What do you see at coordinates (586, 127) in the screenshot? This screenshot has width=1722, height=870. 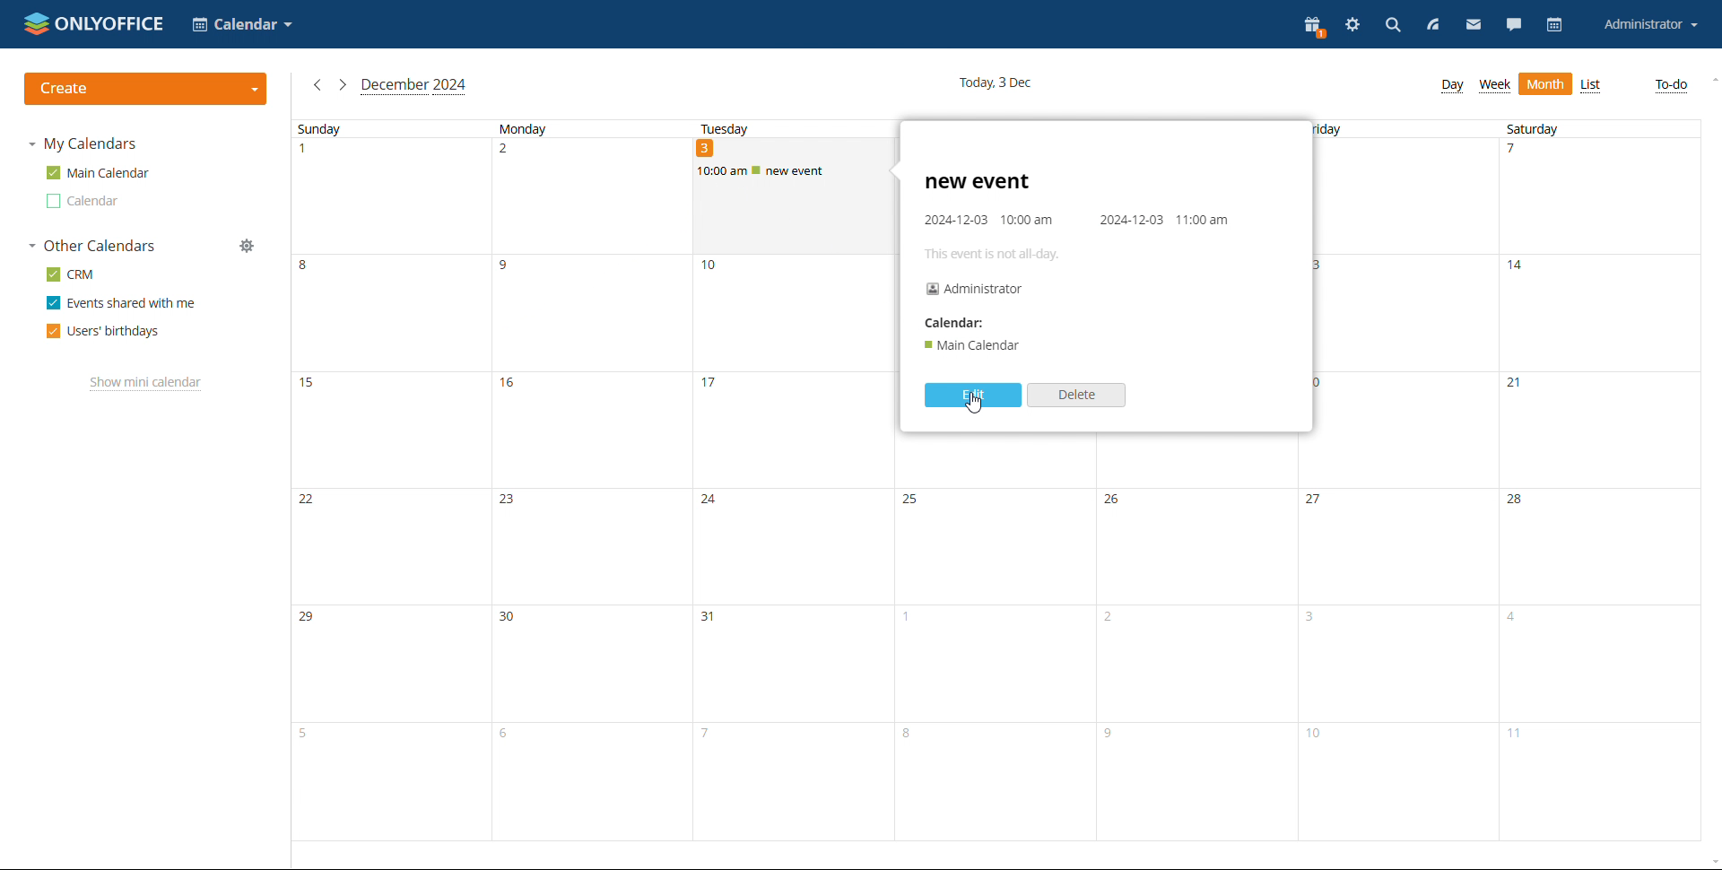 I see `Monday` at bounding box center [586, 127].